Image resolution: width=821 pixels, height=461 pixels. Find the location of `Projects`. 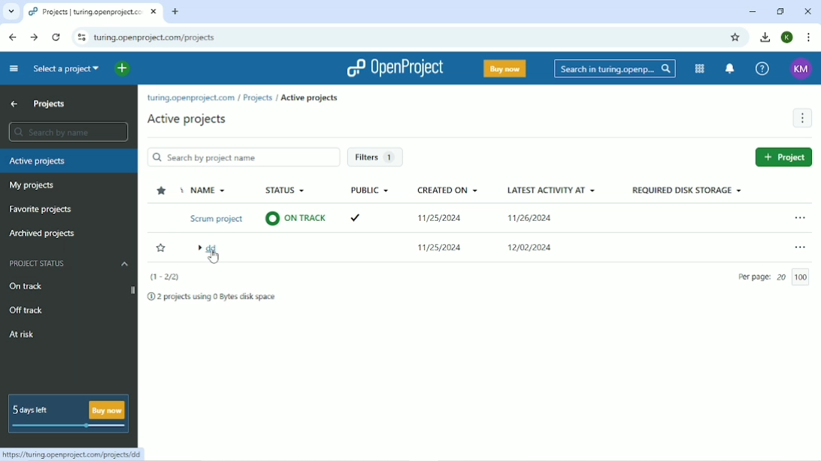

Projects is located at coordinates (258, 98).